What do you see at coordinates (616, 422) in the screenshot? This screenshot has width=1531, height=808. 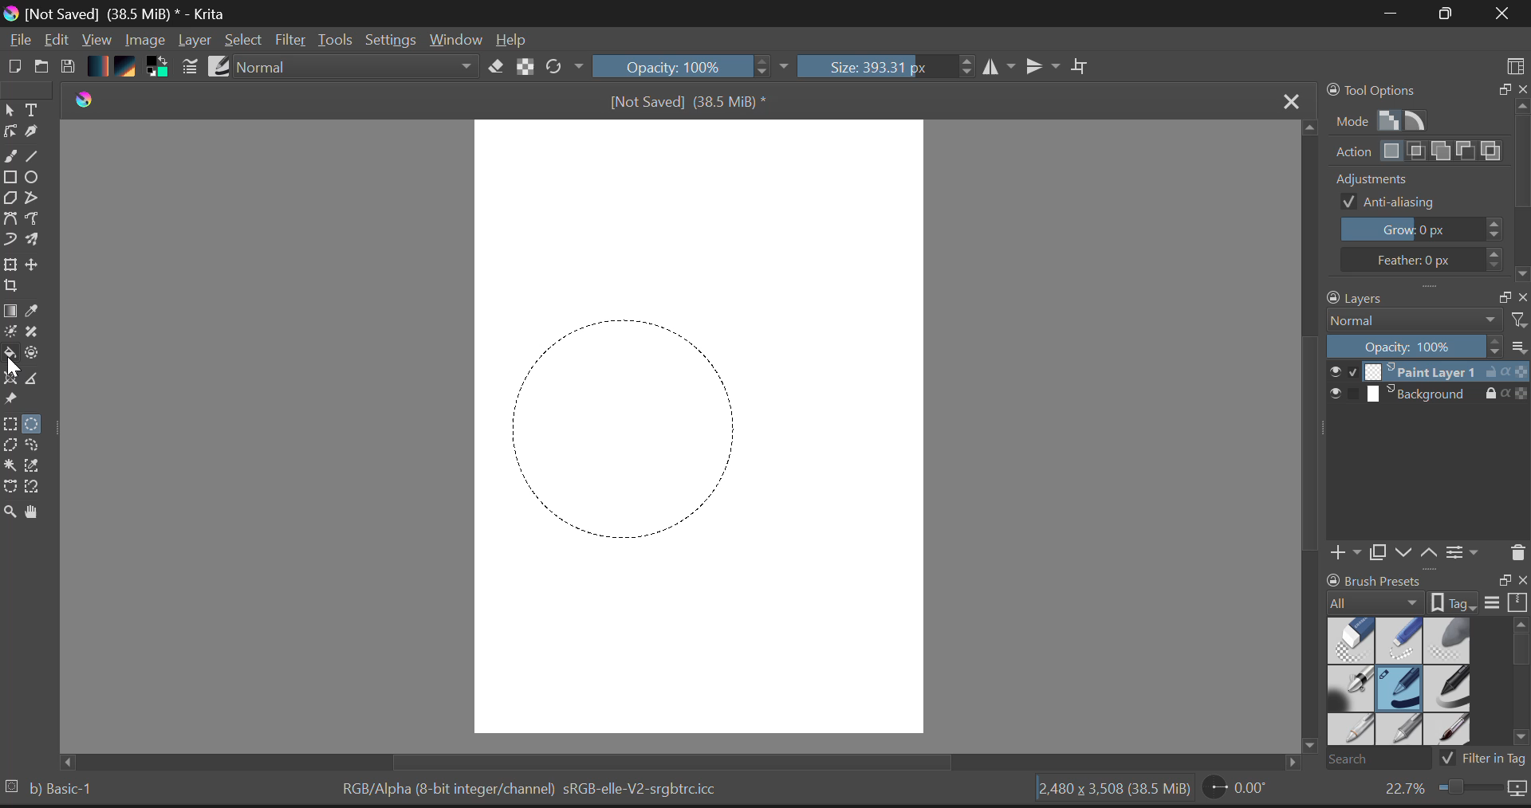 I see `Mock Shape Generated` at bounding box center [616, 422].